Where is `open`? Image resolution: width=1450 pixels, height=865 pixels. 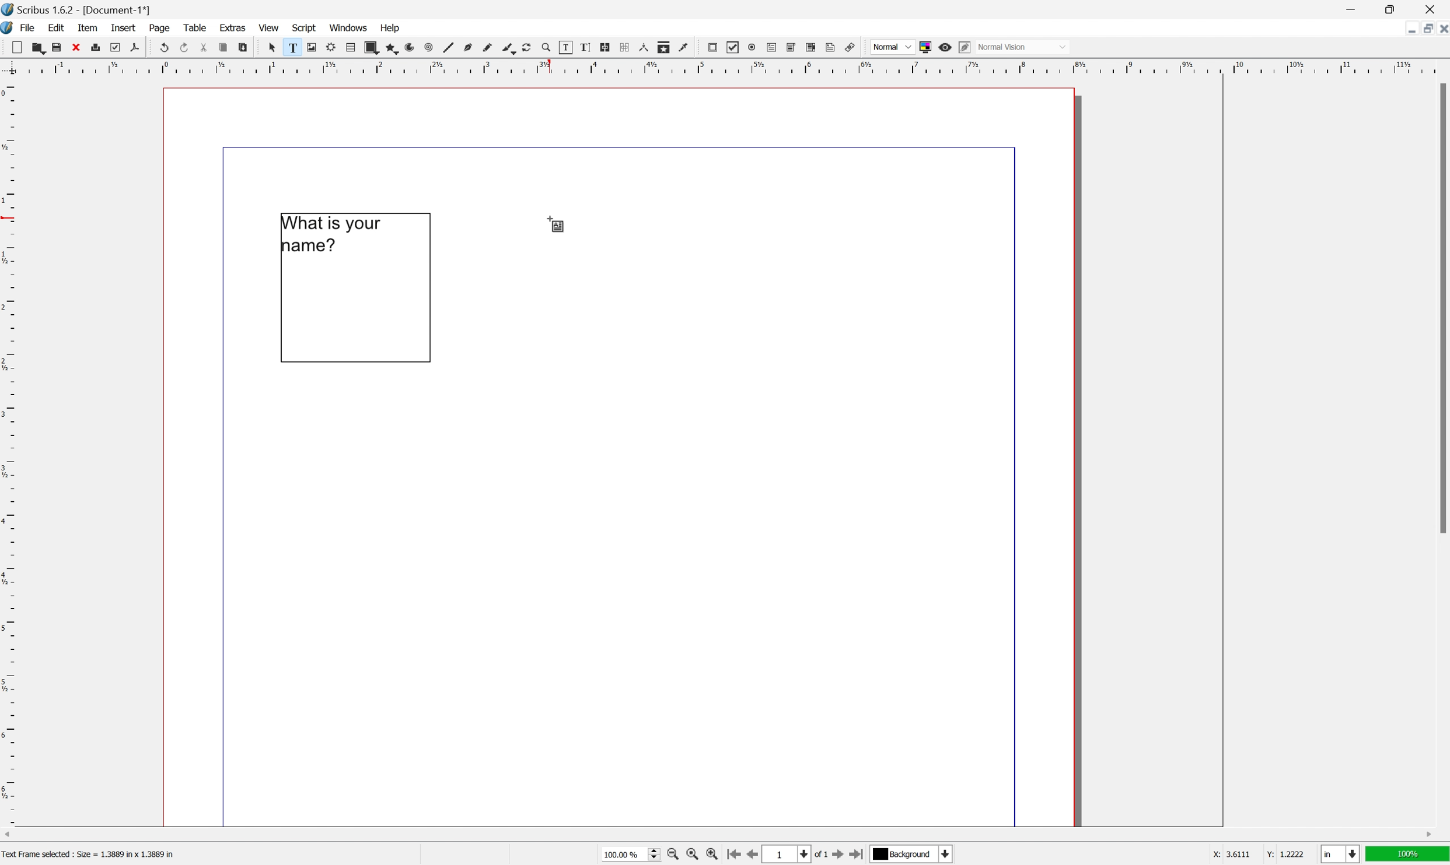 open is located at coordinates (40, 50).